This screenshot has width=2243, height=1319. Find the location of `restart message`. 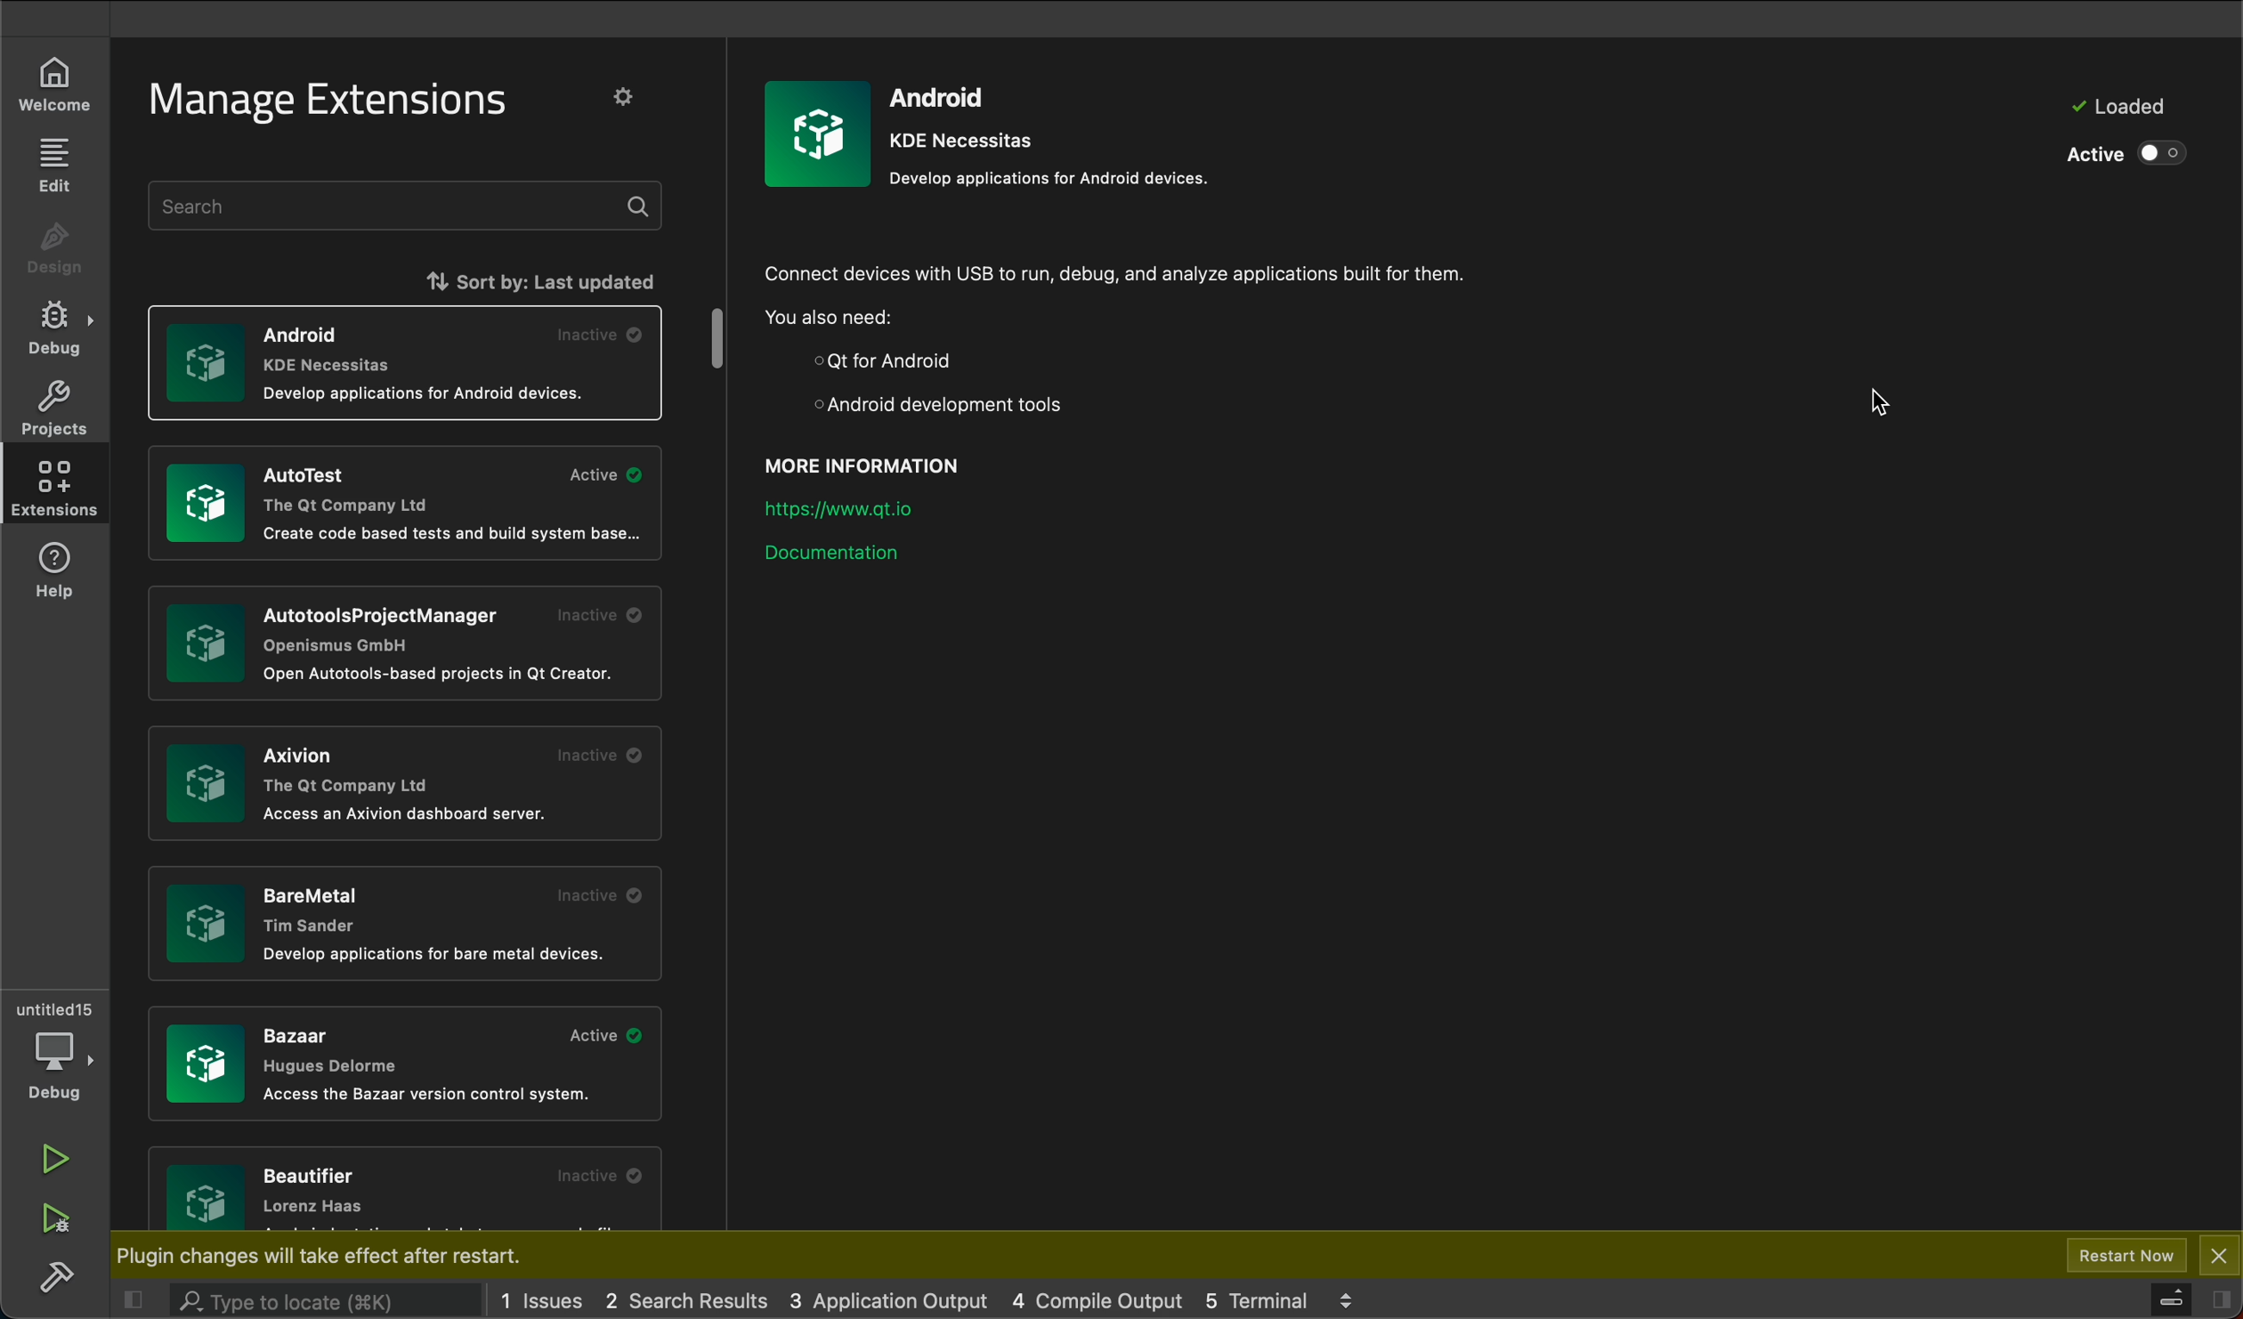

restart message is located at coordinates (367, 1257).